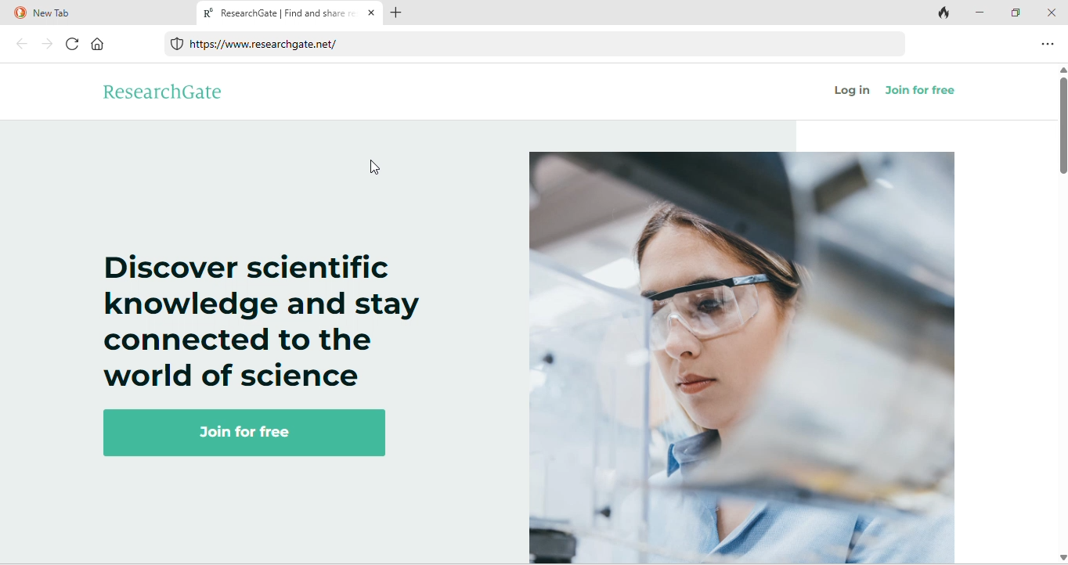  I want to click on cursor, so click(378, 169).